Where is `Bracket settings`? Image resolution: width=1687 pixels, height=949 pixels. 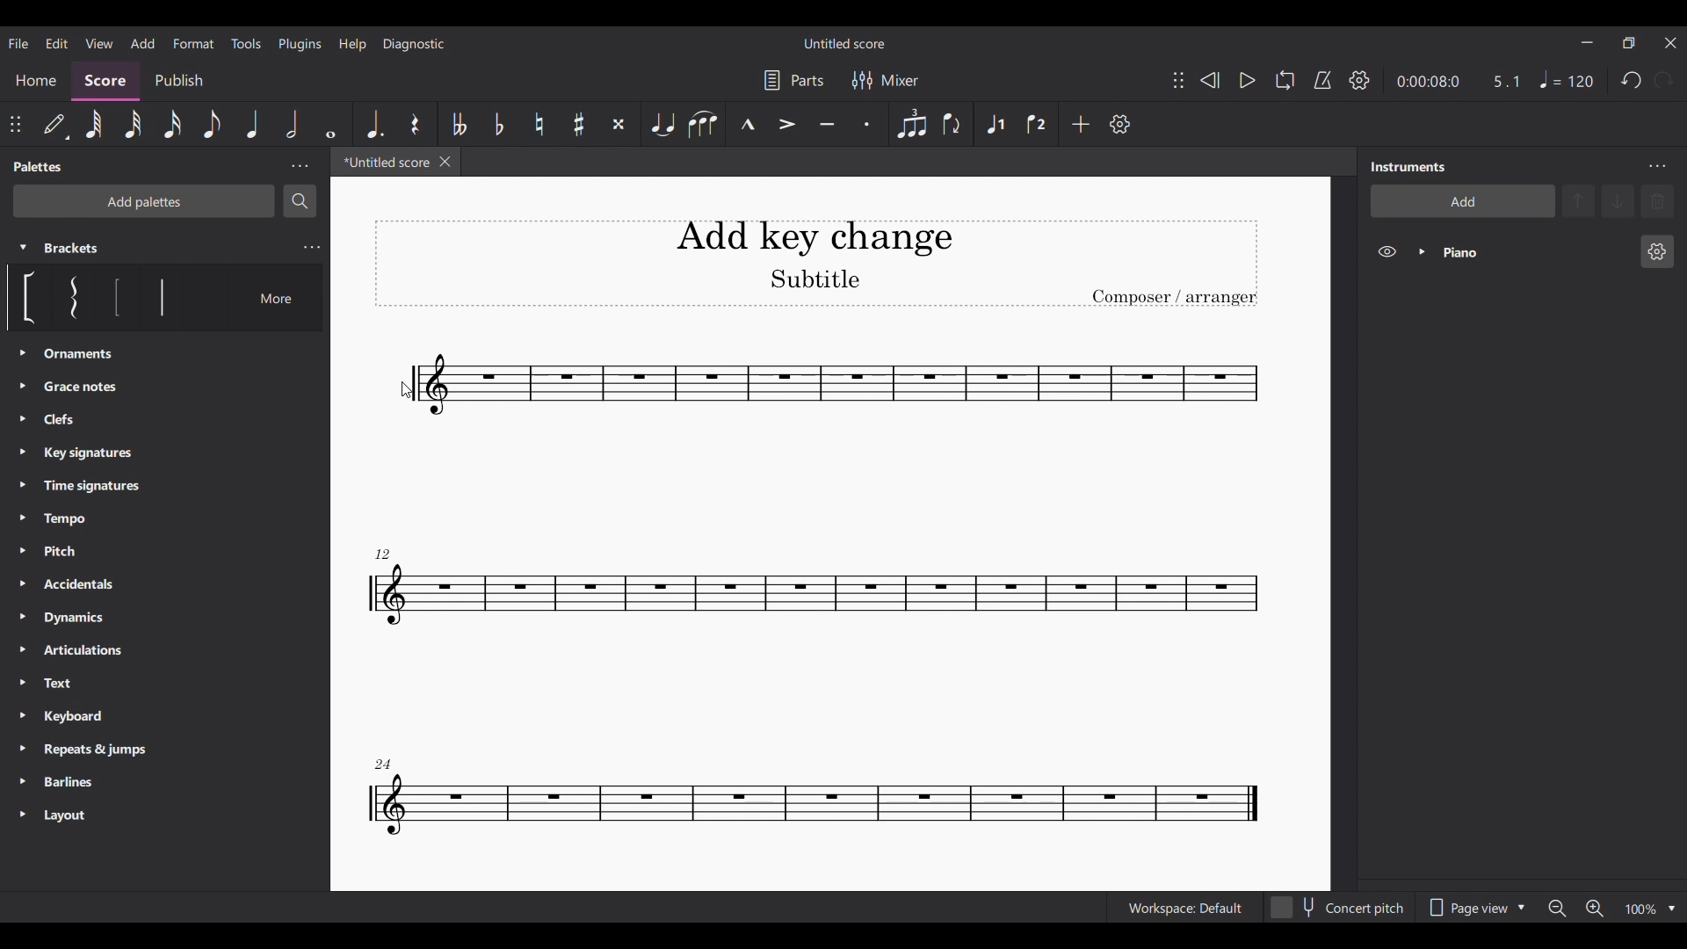 Bracket settings is located at coordinates (312, 248).